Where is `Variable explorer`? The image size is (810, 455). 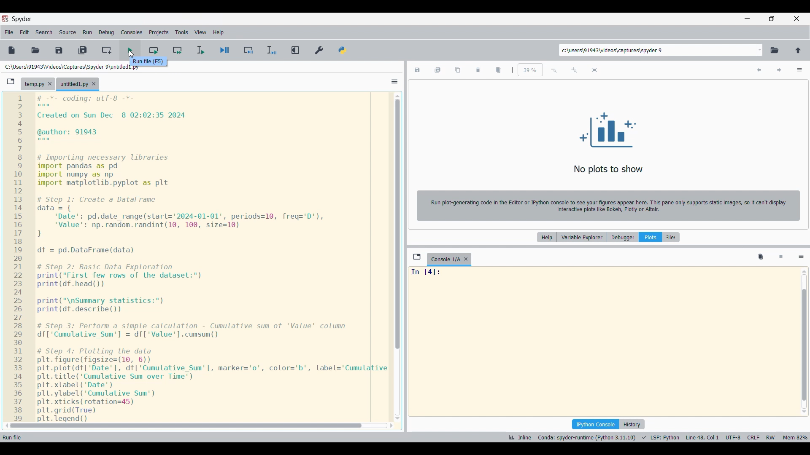
Variable explorer is located at coordinates (581, 237).